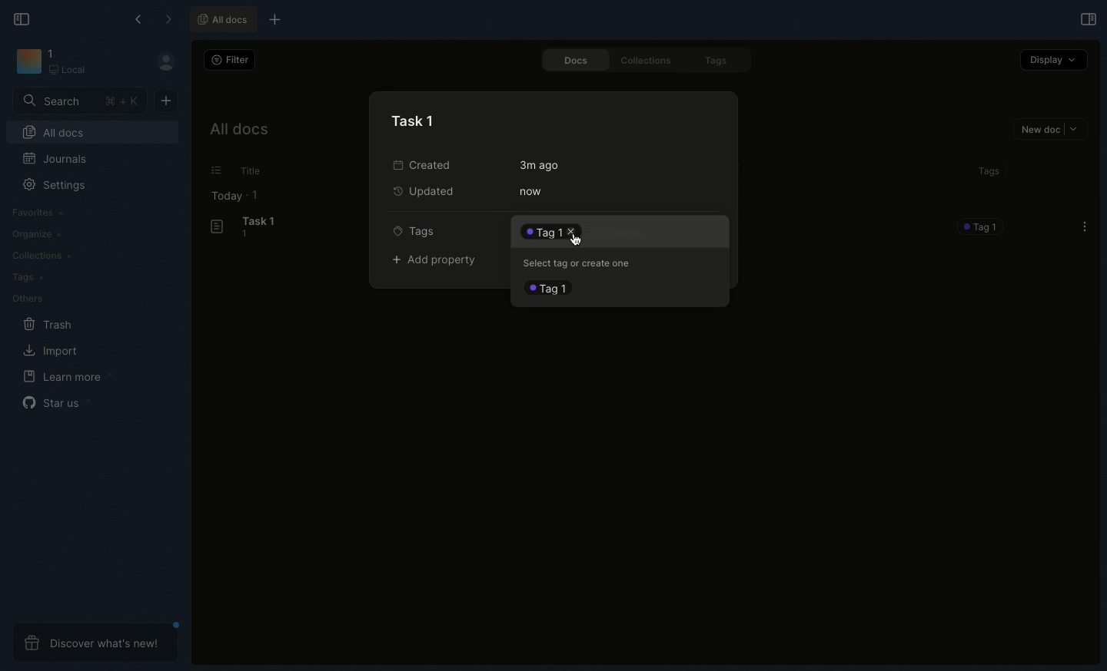 The width and height of the screenshot is (1107, 671). Describe the element at coordinates (168, 19) in the screenshot. I see `Right arrow` at that location.